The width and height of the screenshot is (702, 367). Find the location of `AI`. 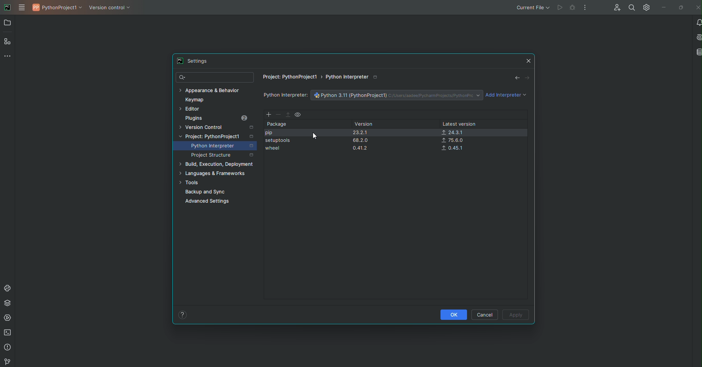

AI is located at coordinates (697, 37).